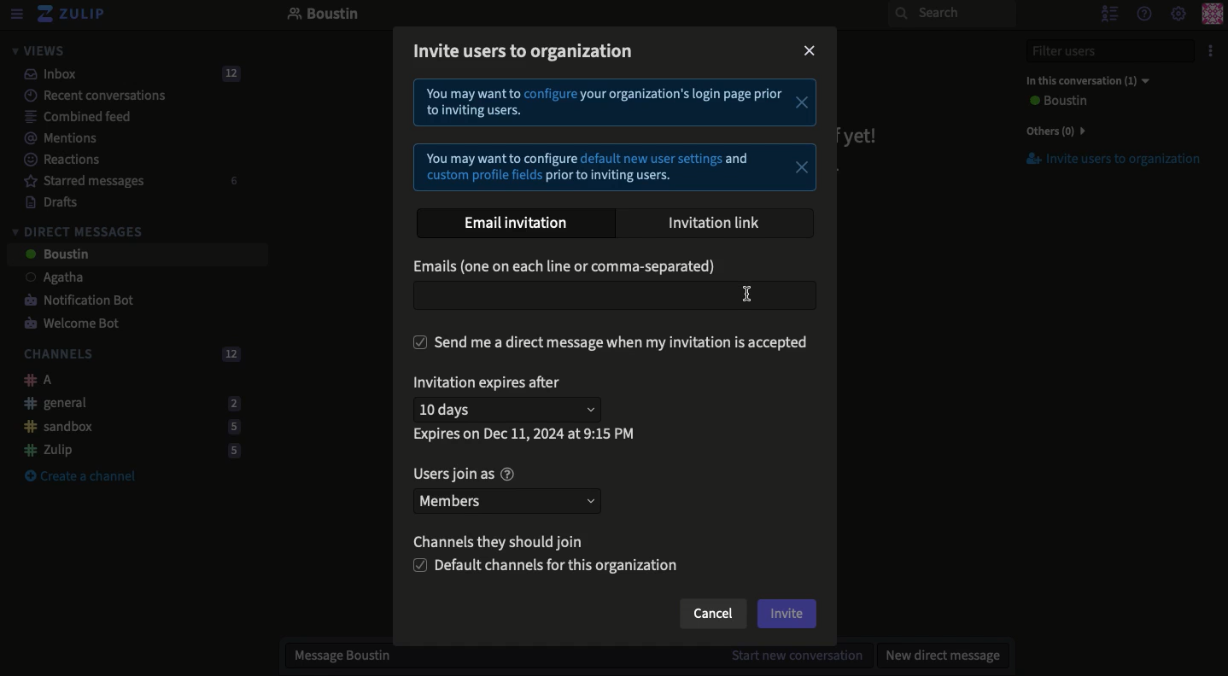  Describe the element at coordinates (569, 268) in the screenshot. I see `Email ` at that location.